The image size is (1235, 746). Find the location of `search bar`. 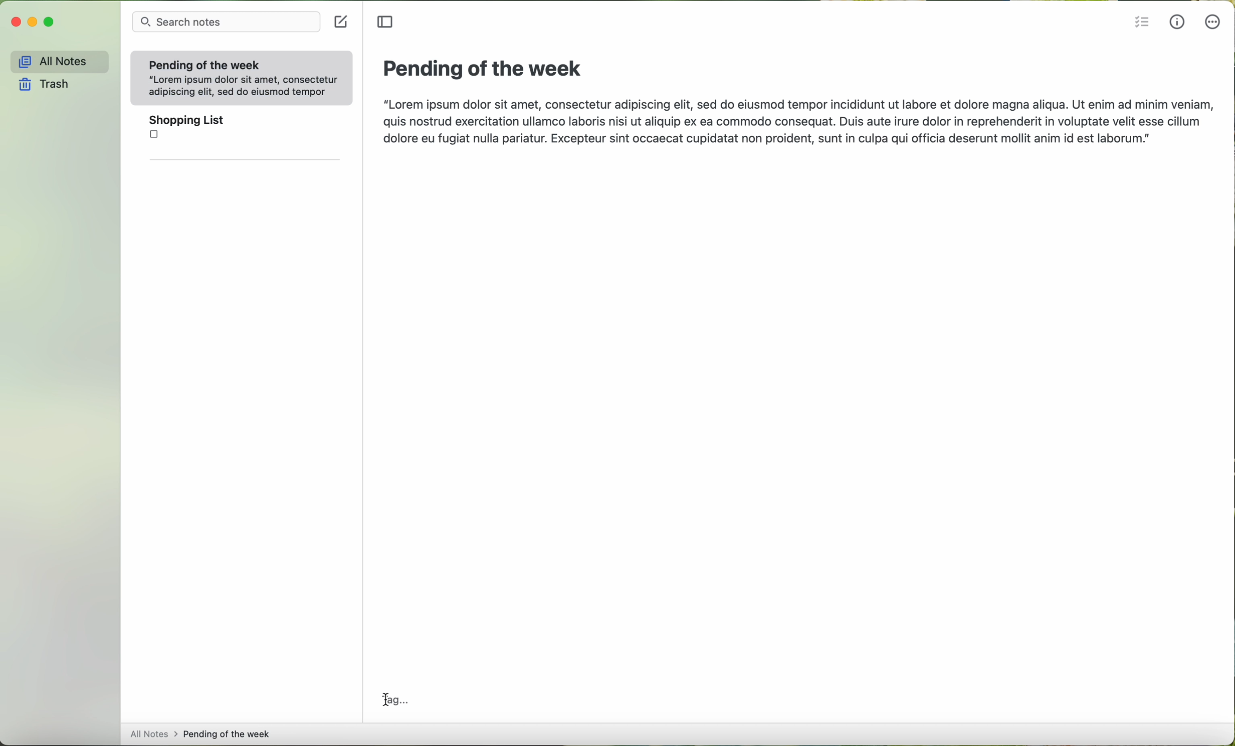

search bar is located at coordinates (229, 23).